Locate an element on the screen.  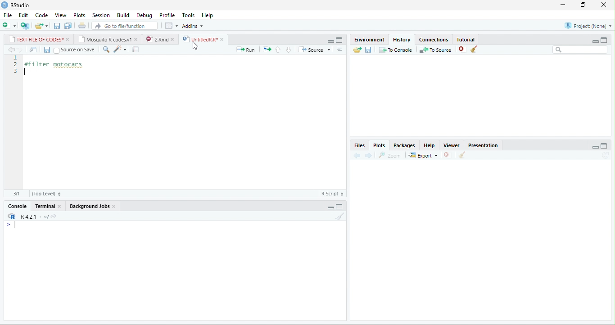
search file is located at coordinates (124, 26).